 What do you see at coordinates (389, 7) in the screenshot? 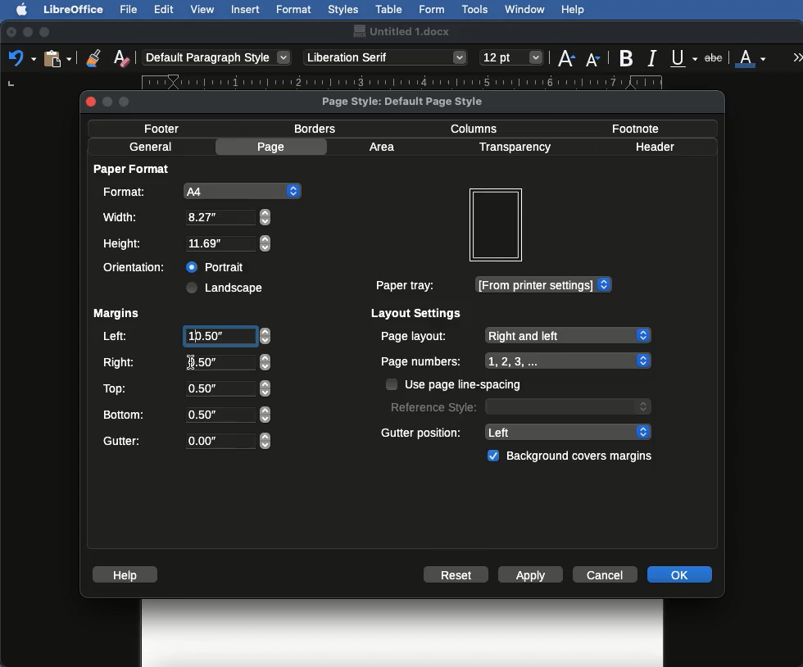
I see `Table` at bounding box center [389, 7].